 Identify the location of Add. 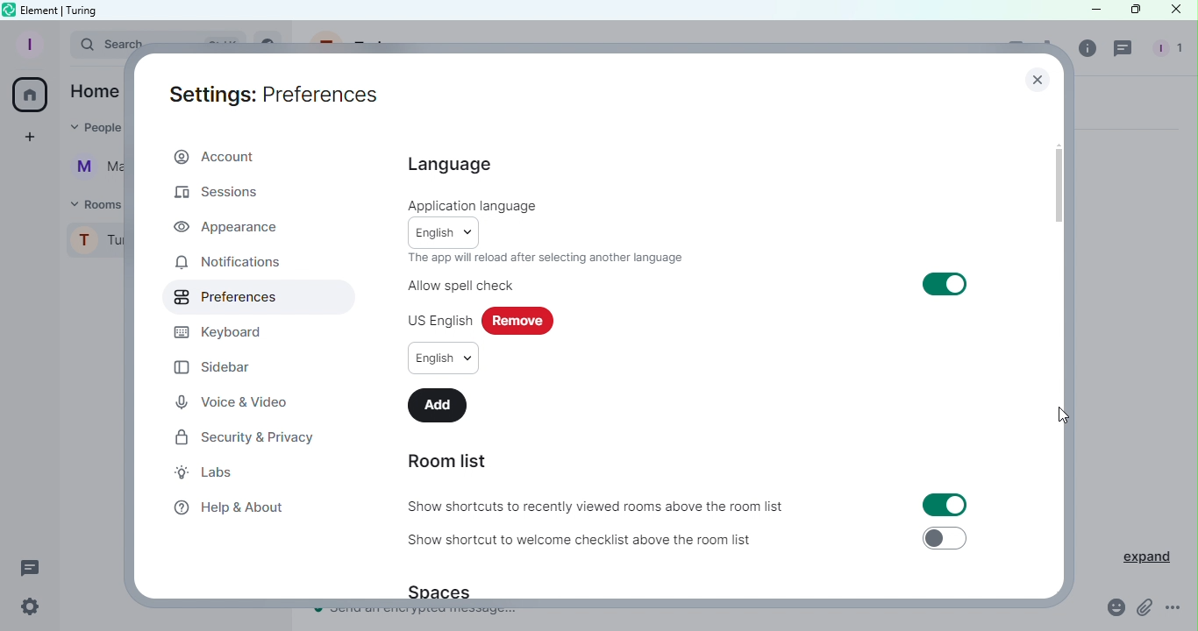
(438, 405).